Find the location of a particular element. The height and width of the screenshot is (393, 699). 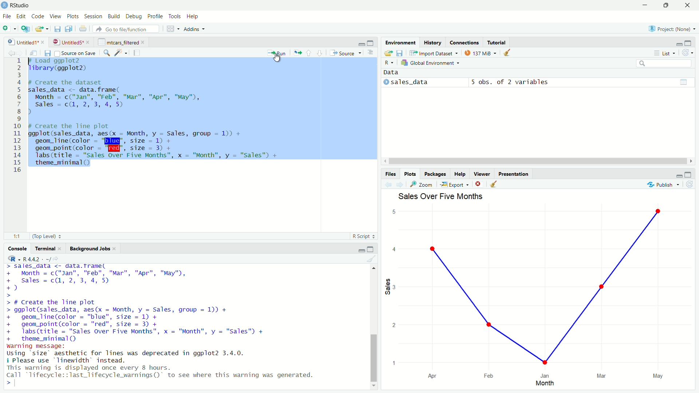

15:18 is located at coordinates (19, 237).